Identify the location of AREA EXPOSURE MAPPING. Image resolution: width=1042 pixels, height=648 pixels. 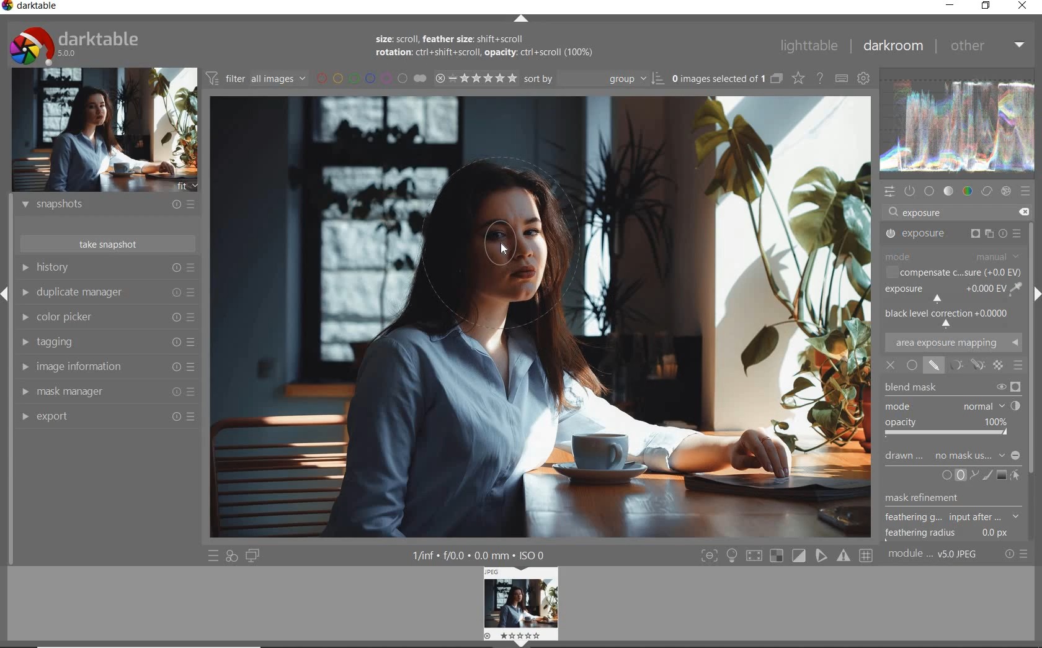
(953, 341).